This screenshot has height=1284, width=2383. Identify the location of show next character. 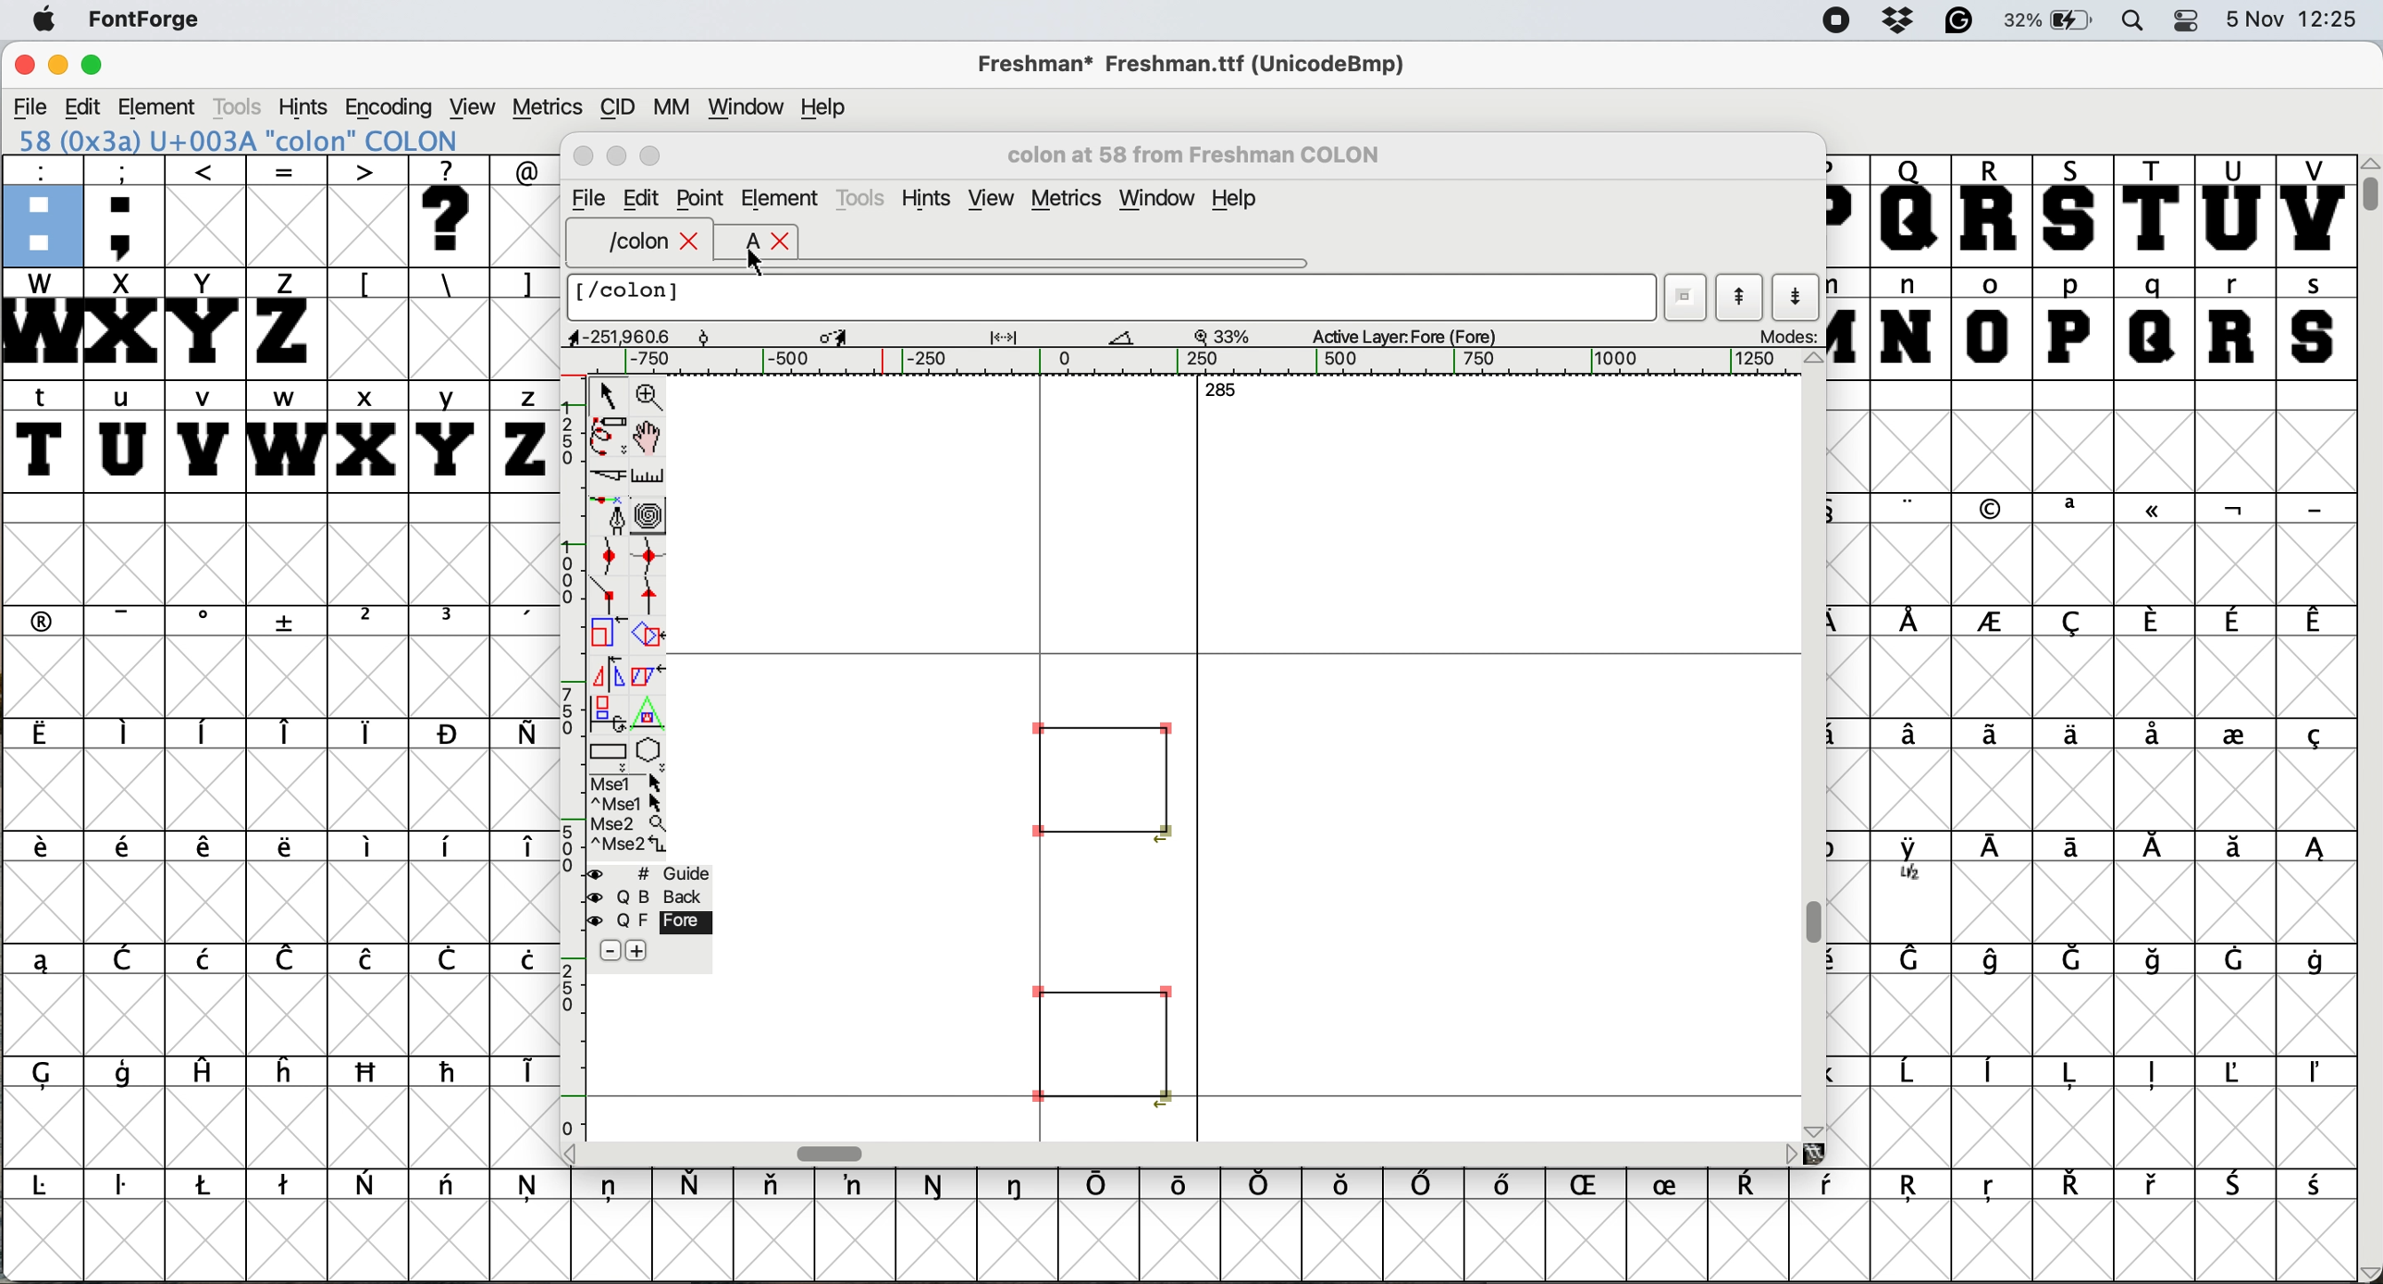
(1797, 294).